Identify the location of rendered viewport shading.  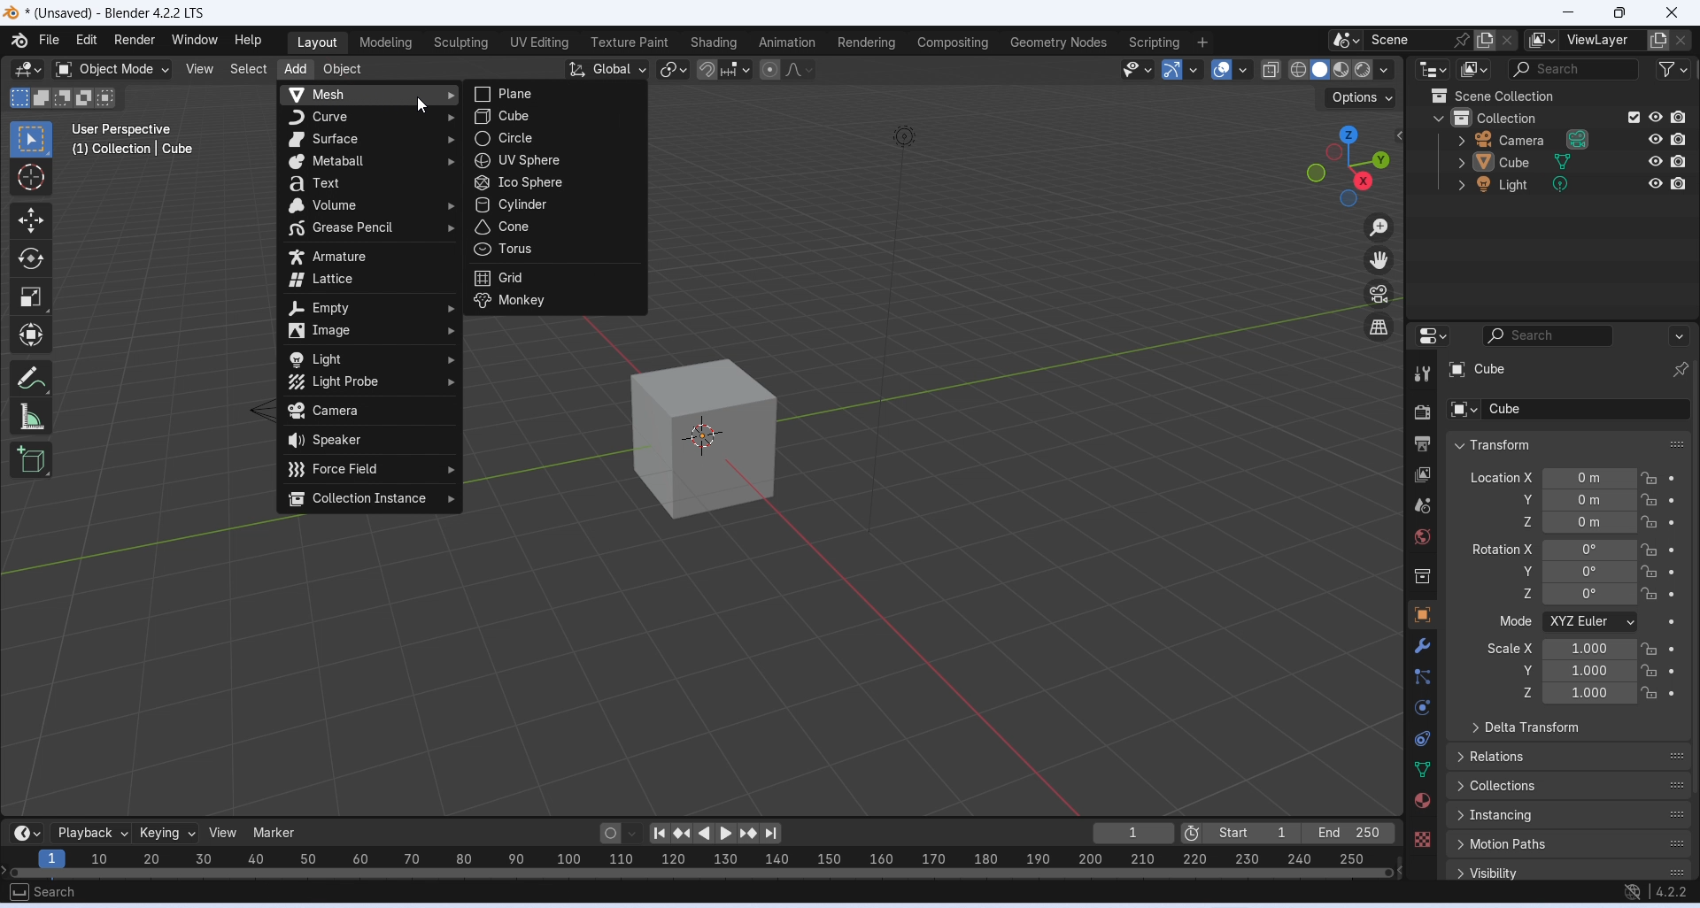
(1362, 70).